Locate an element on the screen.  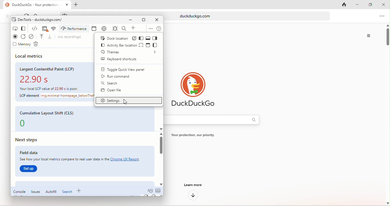
scroll down is located at coordinates (160, 184).